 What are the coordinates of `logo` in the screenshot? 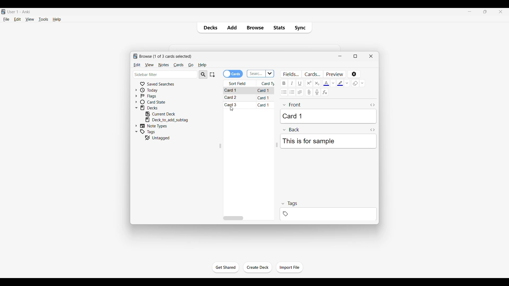 It's located at (135, 56).